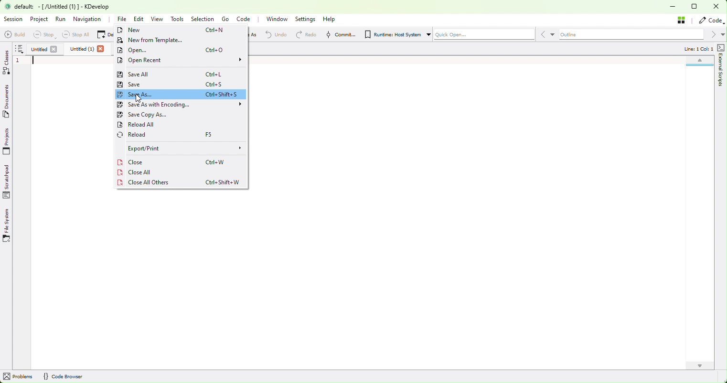 The width and height of the screenshot is (727, 383). I want to click on Ctrl+Shift+W, so click(223, 182).